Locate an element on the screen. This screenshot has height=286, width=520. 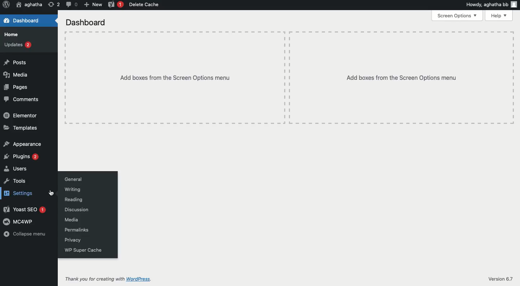
New is located at coordinates (92, 4).